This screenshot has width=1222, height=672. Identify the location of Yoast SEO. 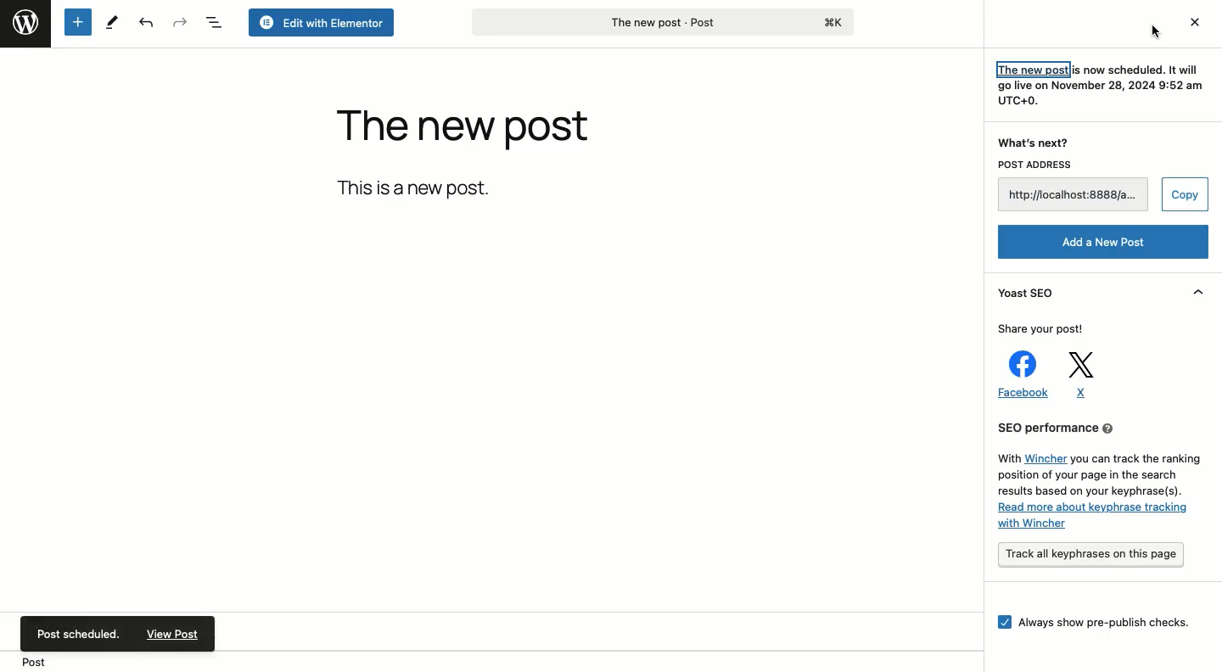
(1027, 292).